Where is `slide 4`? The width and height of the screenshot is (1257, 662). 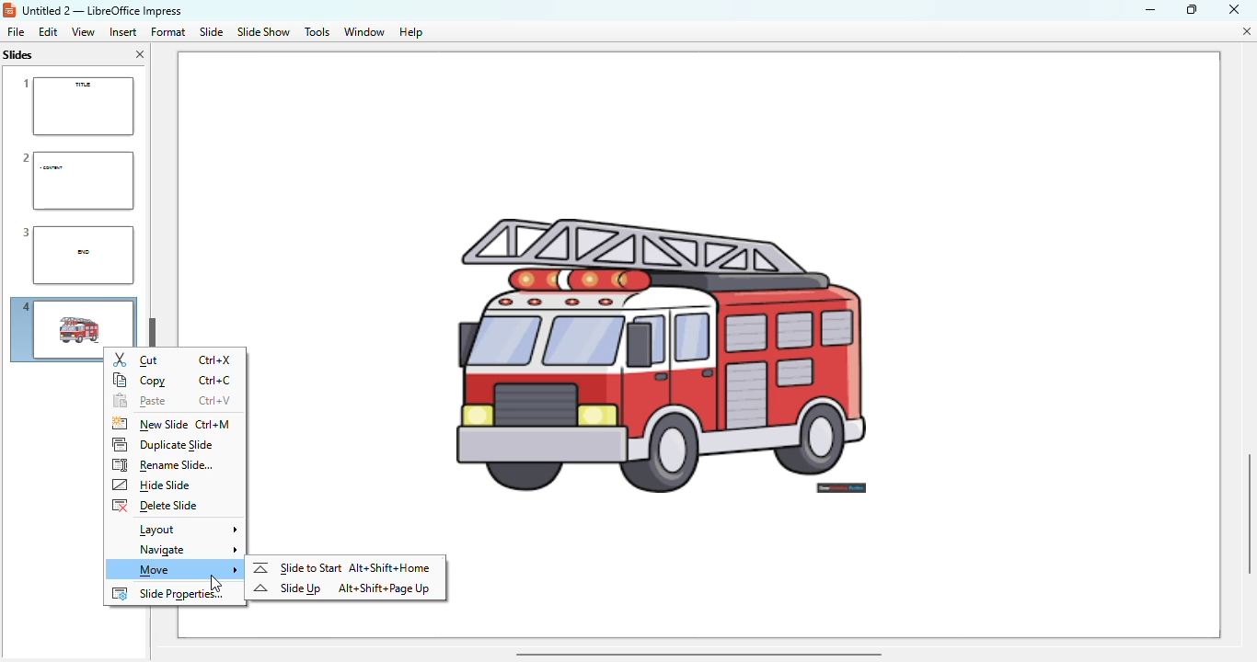
slide 4 is located at coordinates (55, 333).